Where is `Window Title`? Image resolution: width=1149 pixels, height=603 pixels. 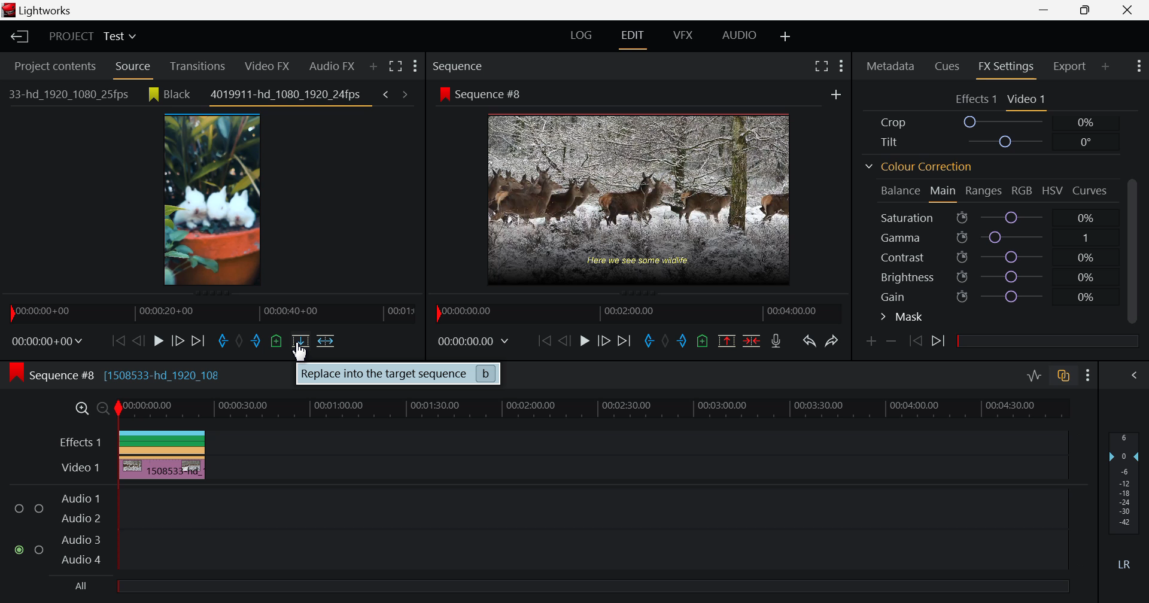 Window Title is located at coordinates (47, 11).